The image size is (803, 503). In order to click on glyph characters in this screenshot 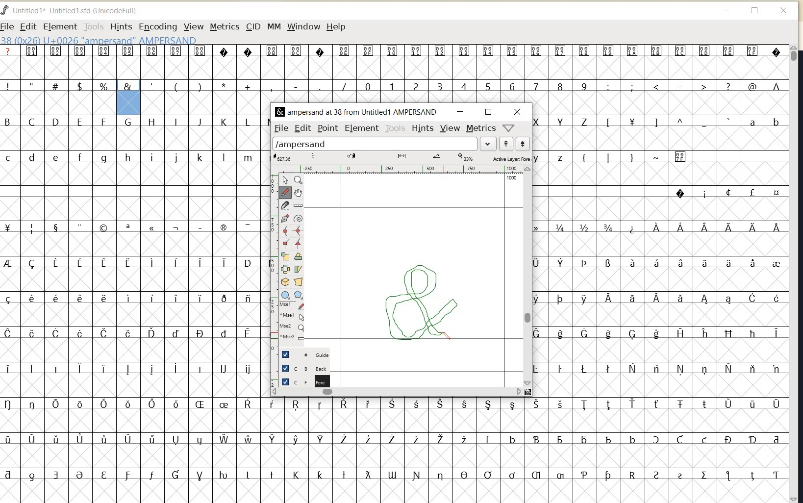, I will do `click(57, 270)`.